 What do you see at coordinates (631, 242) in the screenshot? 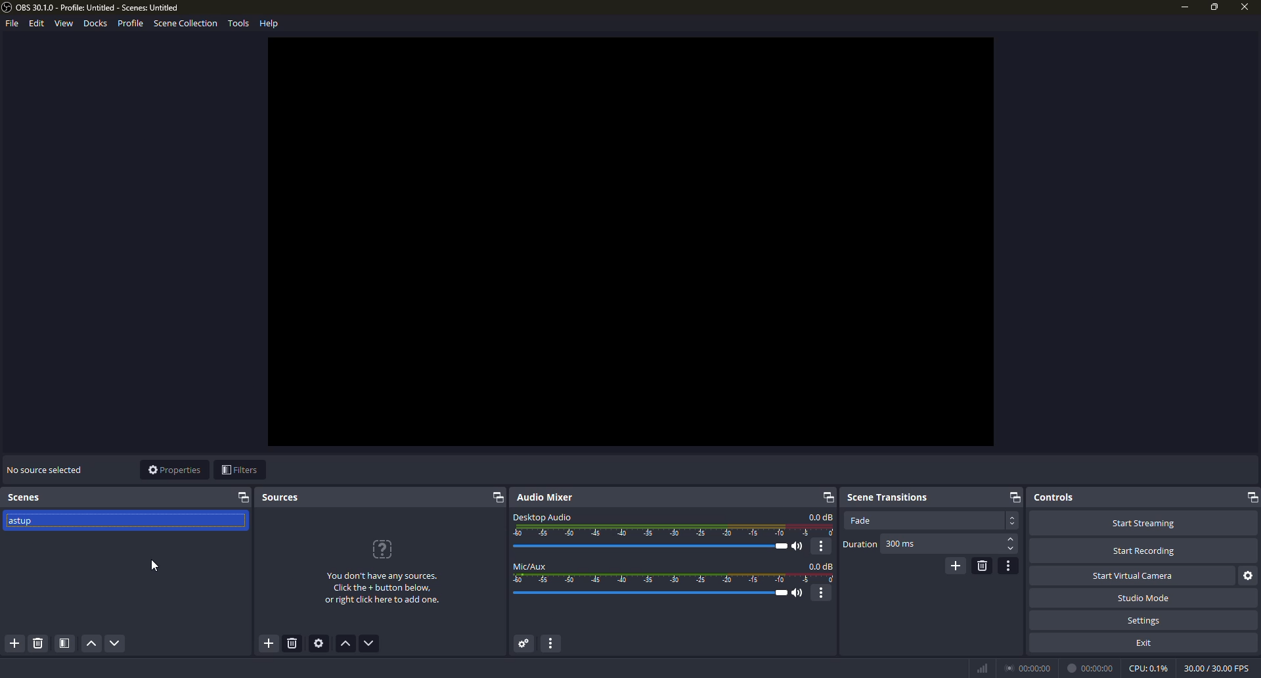
I see `workspace` at bounding box center [631, 242].